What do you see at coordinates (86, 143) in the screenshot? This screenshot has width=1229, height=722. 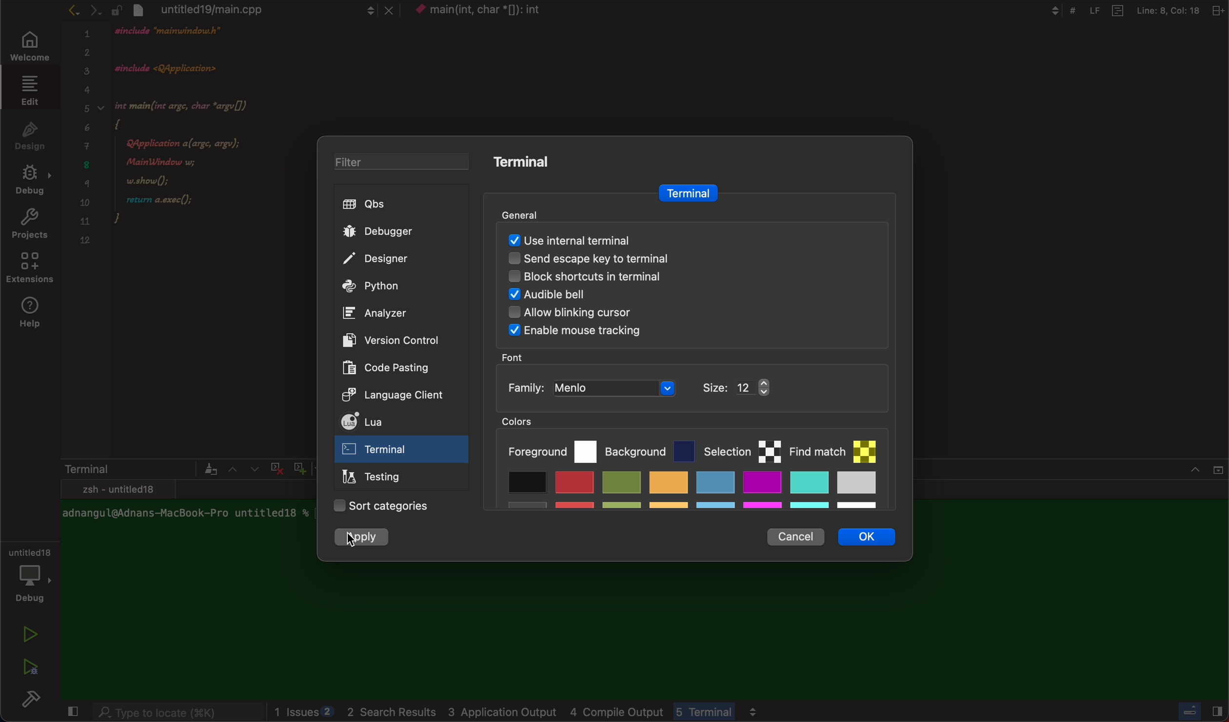 I see `numbers` at bounding box center [86, 143].